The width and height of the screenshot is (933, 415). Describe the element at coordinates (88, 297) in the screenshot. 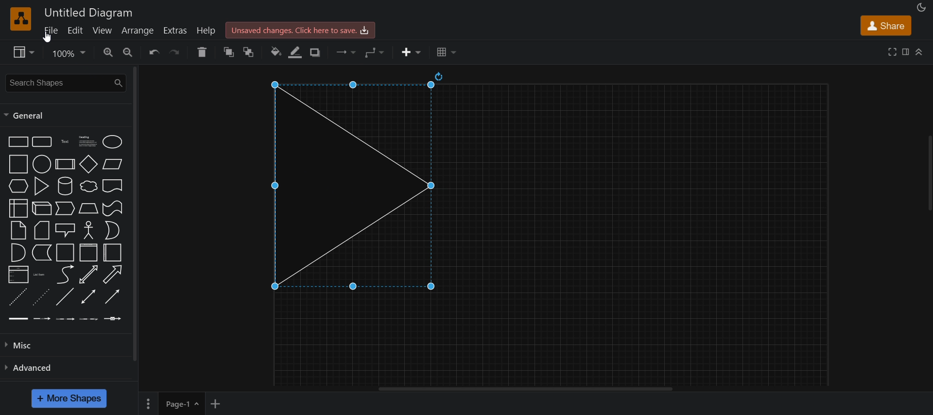

I see `bidirectional connector` at that location.